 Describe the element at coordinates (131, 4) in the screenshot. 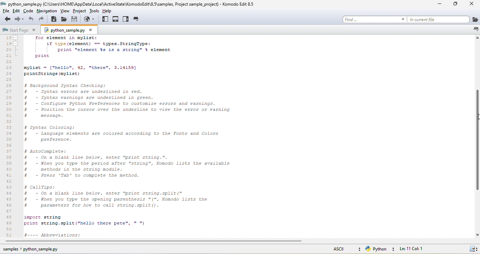

I see `file path` at that location.